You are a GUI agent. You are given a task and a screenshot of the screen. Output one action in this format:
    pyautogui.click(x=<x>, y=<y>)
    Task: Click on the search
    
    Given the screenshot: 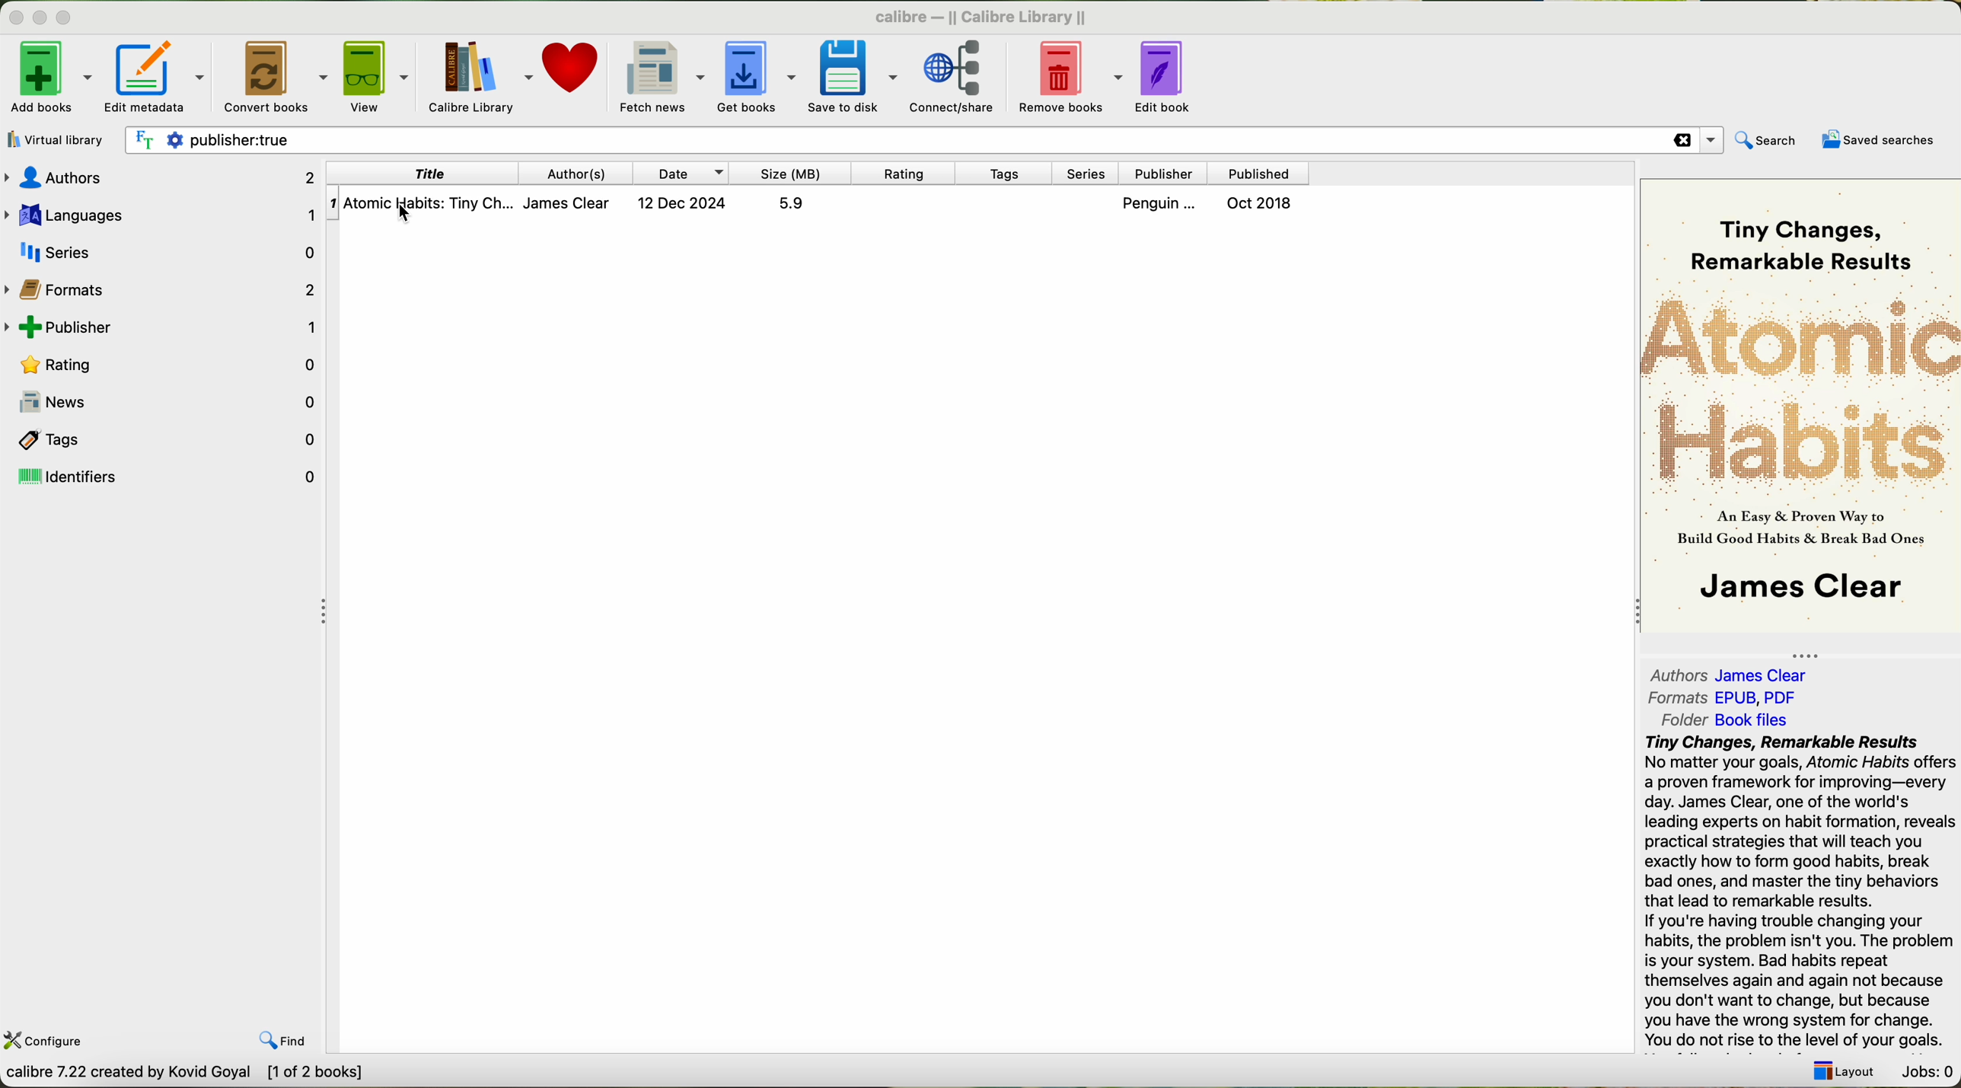 What is the action you would take?
    pyautogui.click(x=1768, y=139)
    